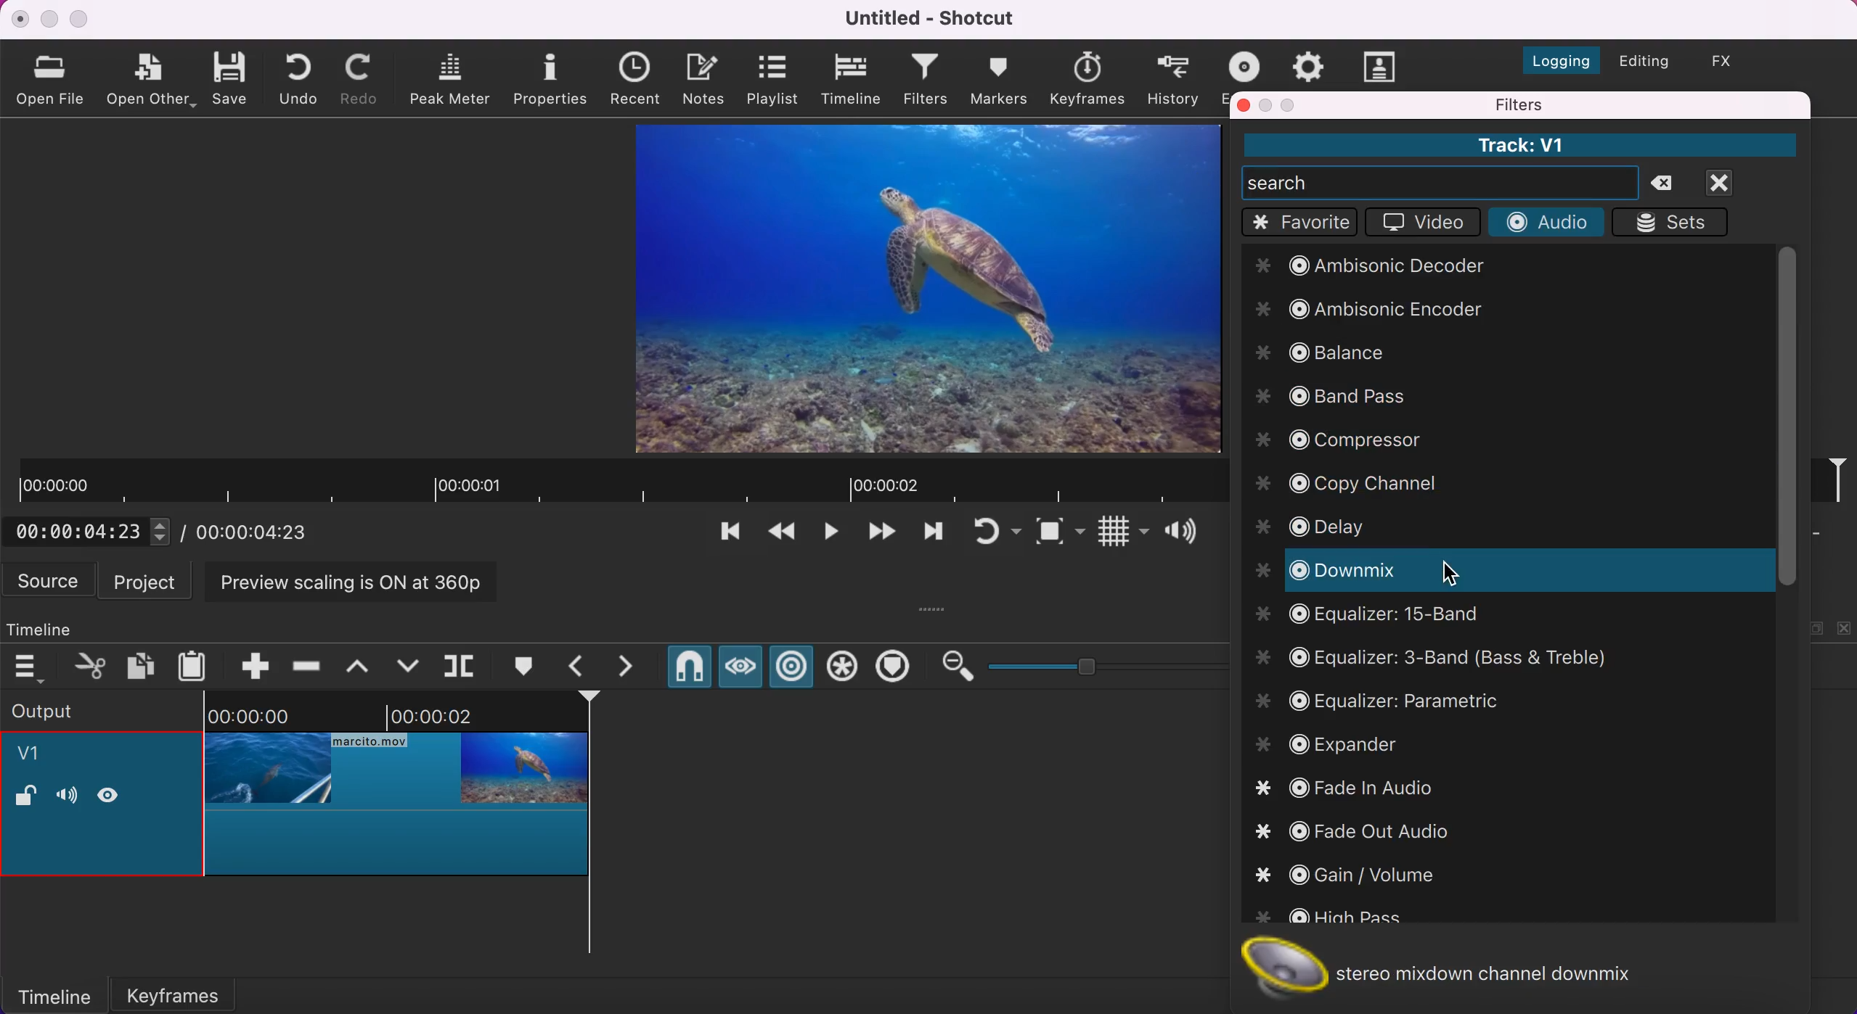 This screenshot has width=1857, height=1014. Describe the element at coordinates (1268, 105) in the screenshot. I see `minimize` at that location.